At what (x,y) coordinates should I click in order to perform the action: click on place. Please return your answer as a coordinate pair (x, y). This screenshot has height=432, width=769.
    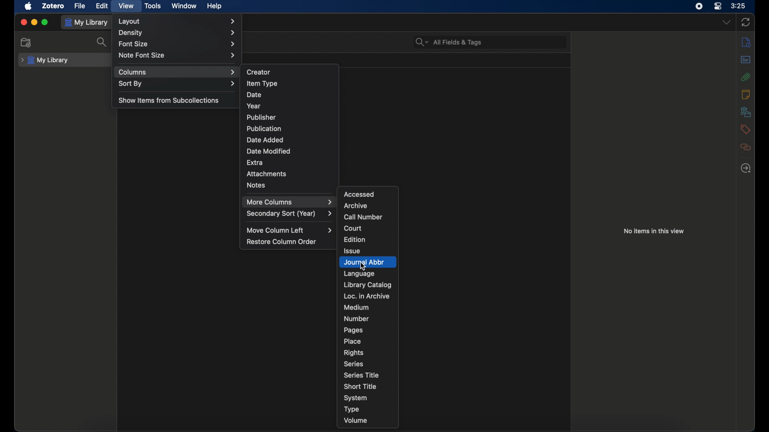
    Looking at the image, I should click on (353, 341).